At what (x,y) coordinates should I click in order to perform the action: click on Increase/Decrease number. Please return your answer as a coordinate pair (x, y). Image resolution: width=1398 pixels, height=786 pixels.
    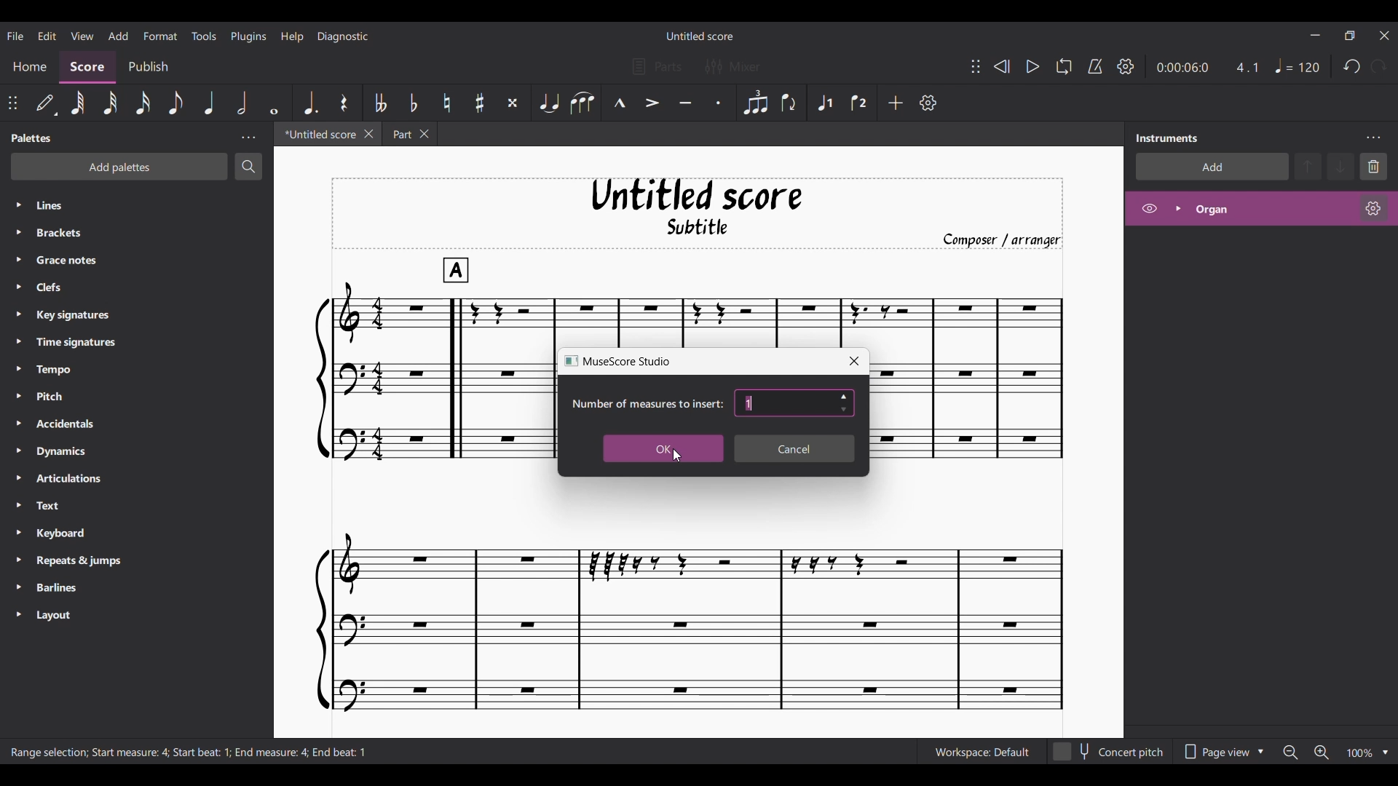
    Looking at the image, I should click on (844, 403).